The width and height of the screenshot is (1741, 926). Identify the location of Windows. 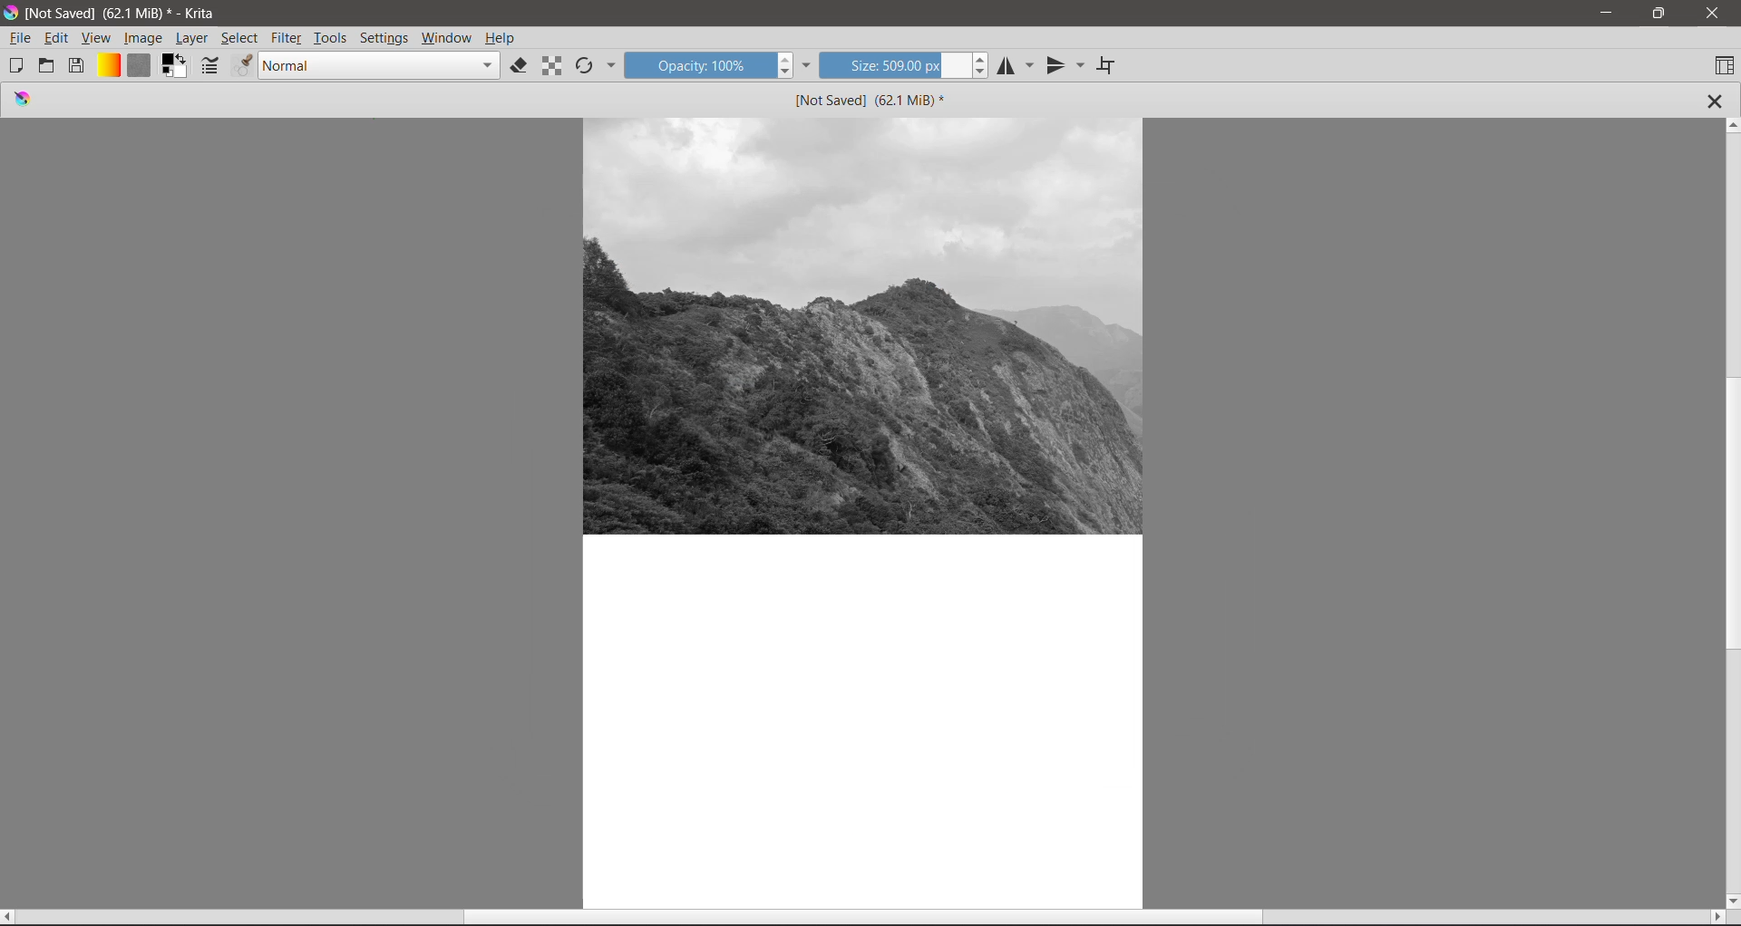
(447, 38).